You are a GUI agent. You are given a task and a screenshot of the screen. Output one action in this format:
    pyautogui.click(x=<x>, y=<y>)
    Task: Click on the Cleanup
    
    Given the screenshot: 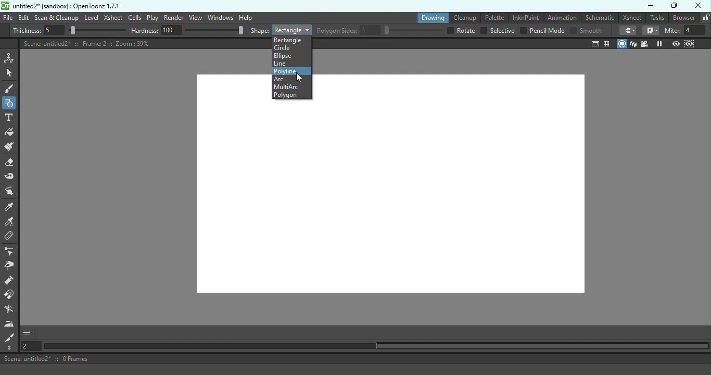 What is the action you would take?
    pyautogui.click(x=464, y=17)
    